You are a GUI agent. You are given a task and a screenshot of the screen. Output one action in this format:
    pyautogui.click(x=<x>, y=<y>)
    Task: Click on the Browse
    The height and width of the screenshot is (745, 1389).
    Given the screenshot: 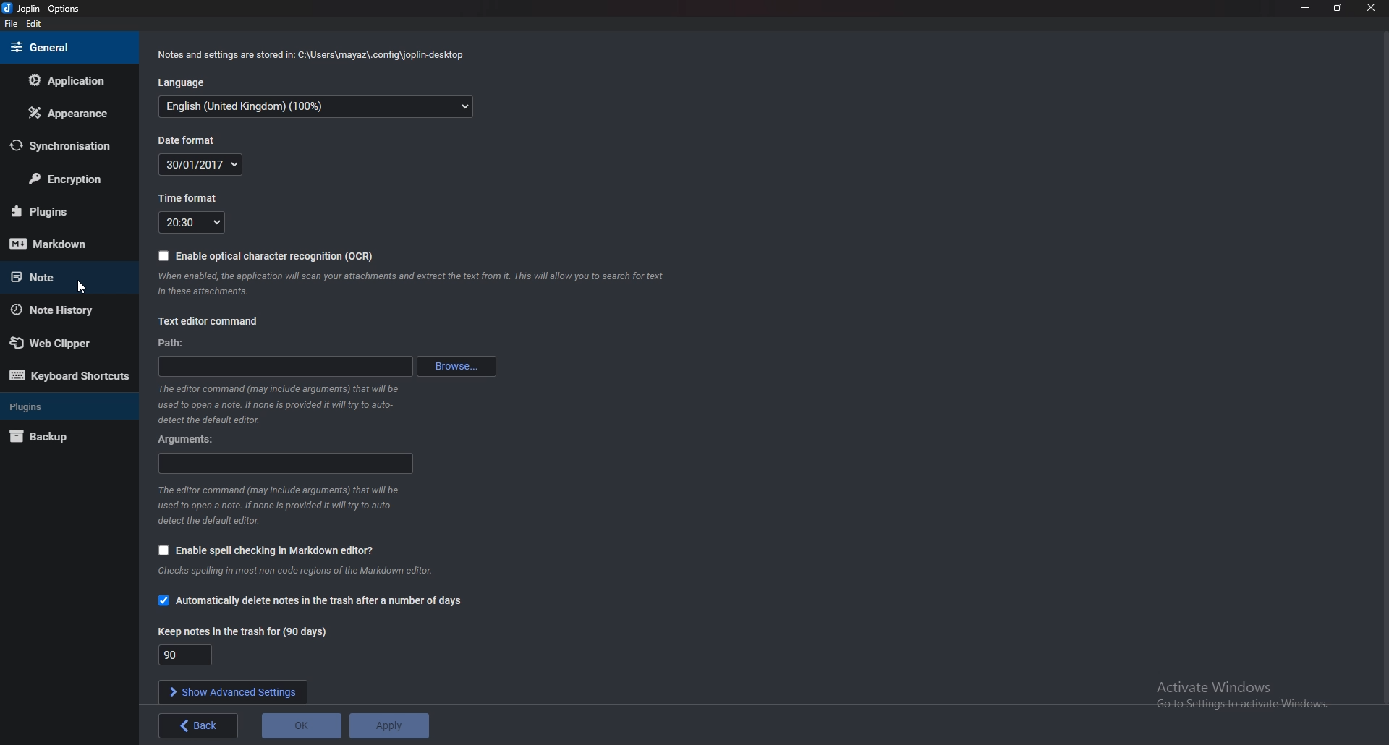 What is the action you would take?
    pyautogui.click(x=457, y=367)
    